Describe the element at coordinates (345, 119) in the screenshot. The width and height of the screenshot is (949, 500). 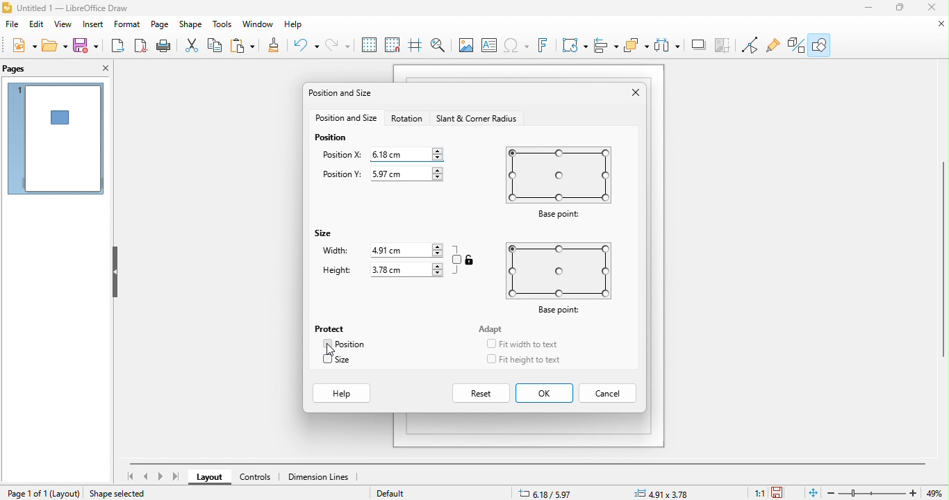
I see `position and size` at that location.